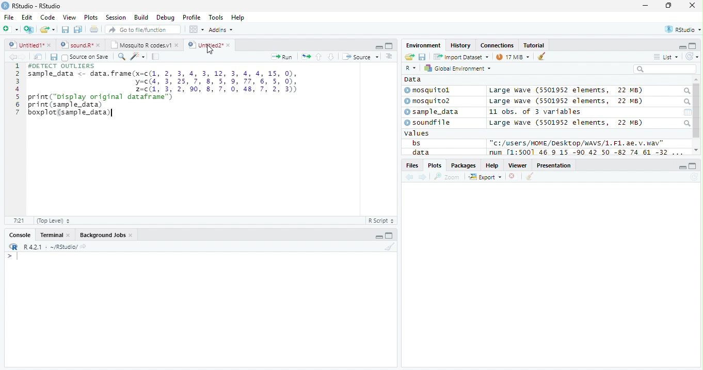  I want to click on View, so click(70, 17).